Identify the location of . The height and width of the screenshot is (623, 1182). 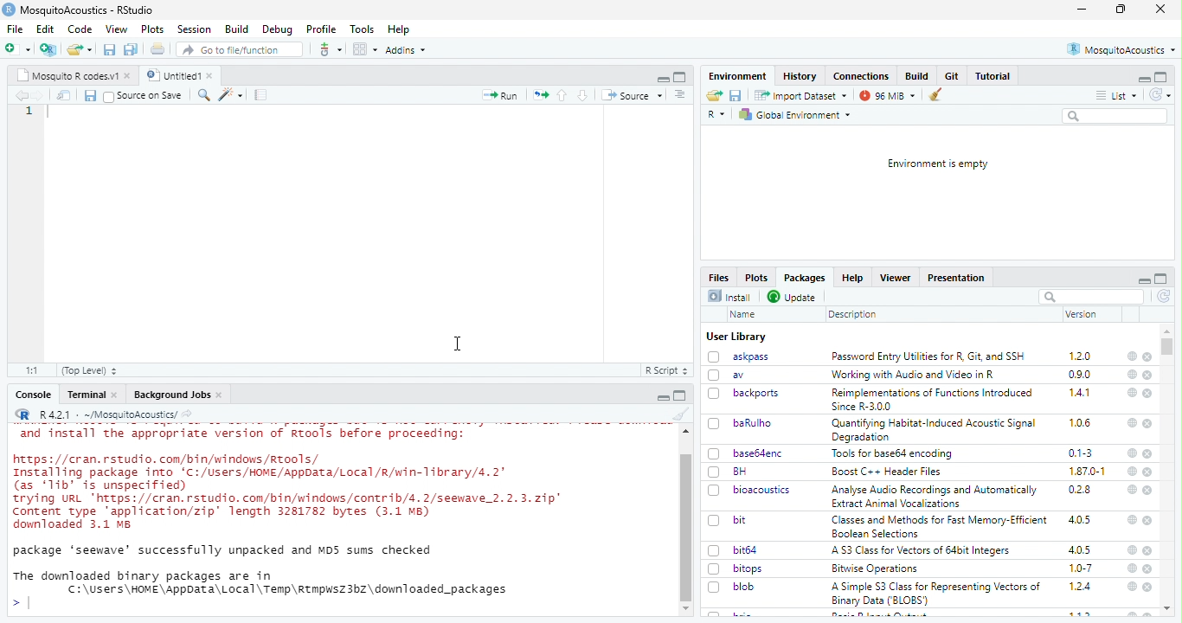
(687, 430).